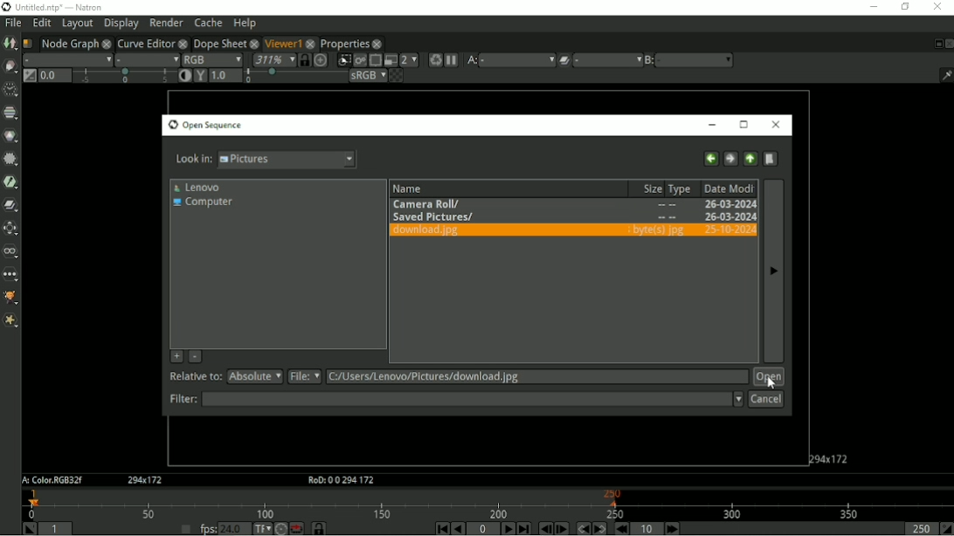  Describe the element at coordinates (905, 8) in the screenshot. I see `Restore down` at that location.